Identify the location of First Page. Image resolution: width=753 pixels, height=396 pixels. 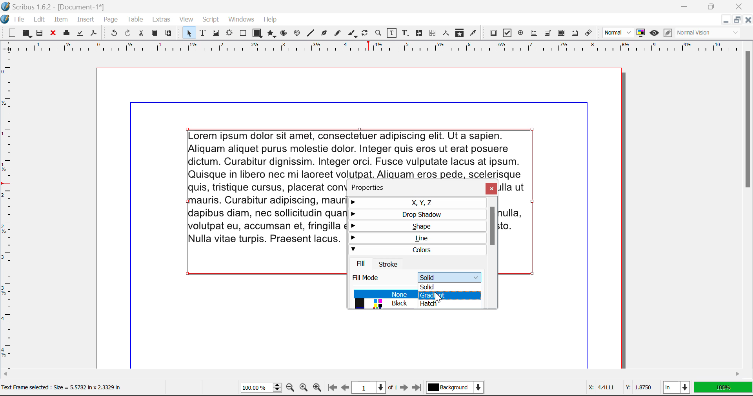
(331, 388).